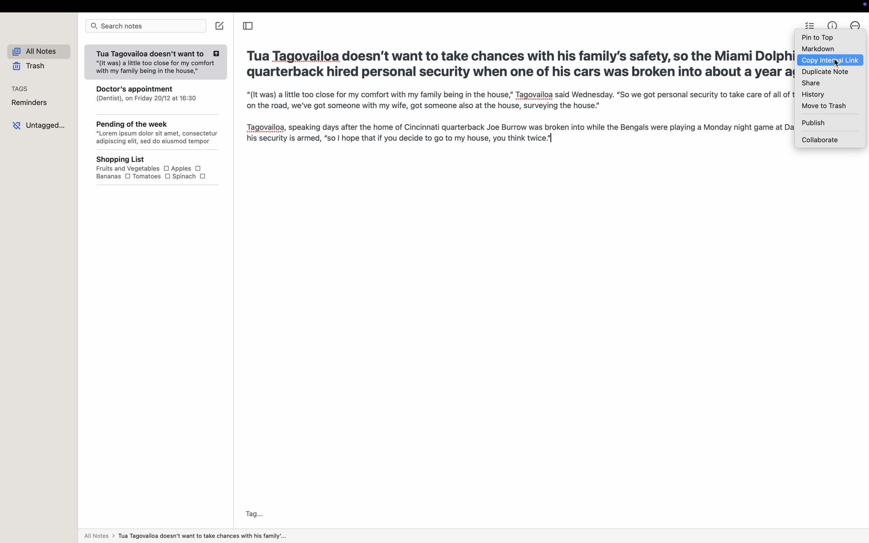  I want to click on All notes > Tua Tagovailoa doesn't want to take with his family, so click(197, 536).